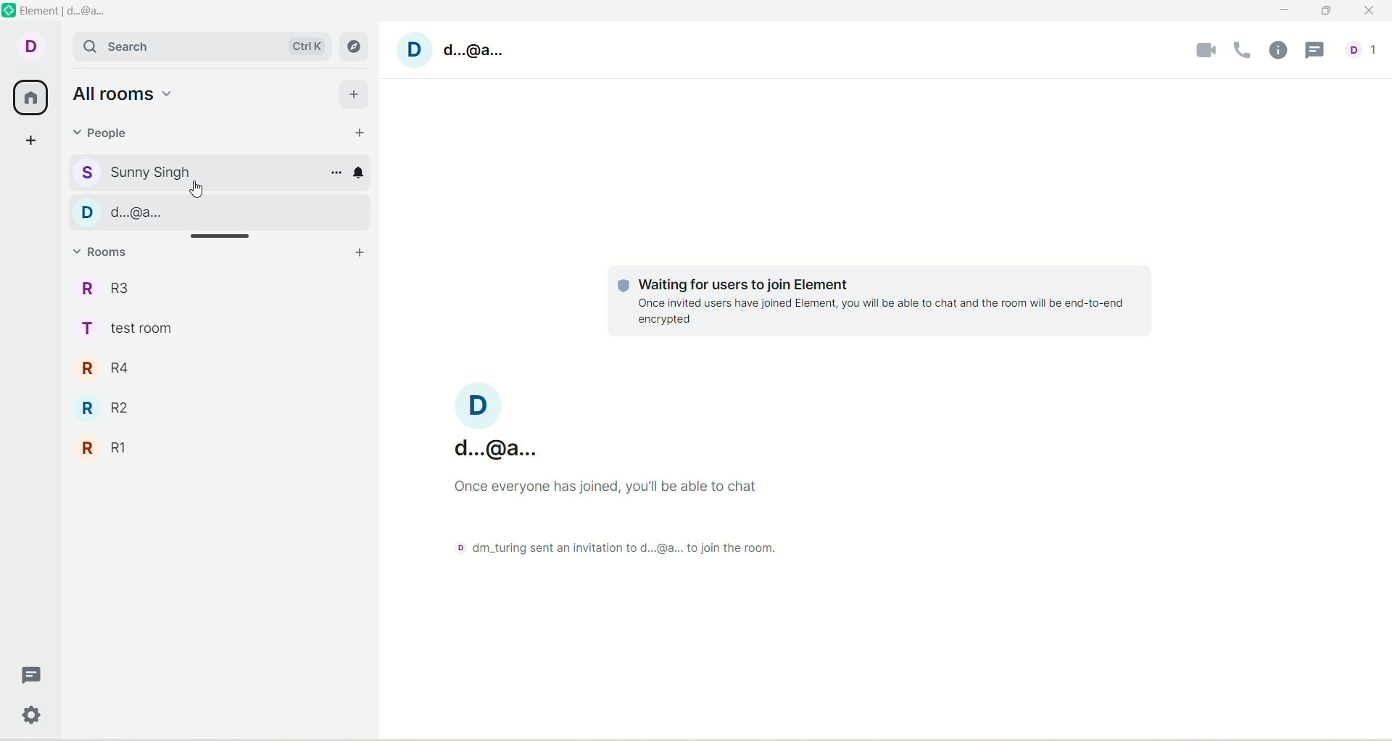  Describe the element at coordinates (608, 487) in the screenshot. I see `text` at that location.